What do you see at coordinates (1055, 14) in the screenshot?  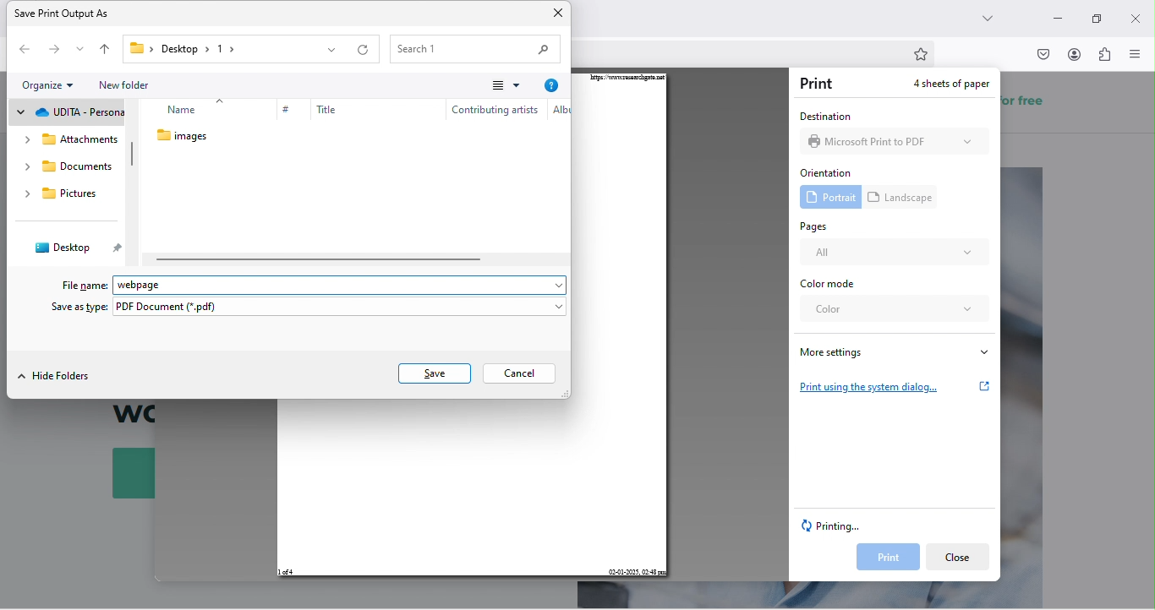 I see `minimize` at bounding box center [1055, 14].